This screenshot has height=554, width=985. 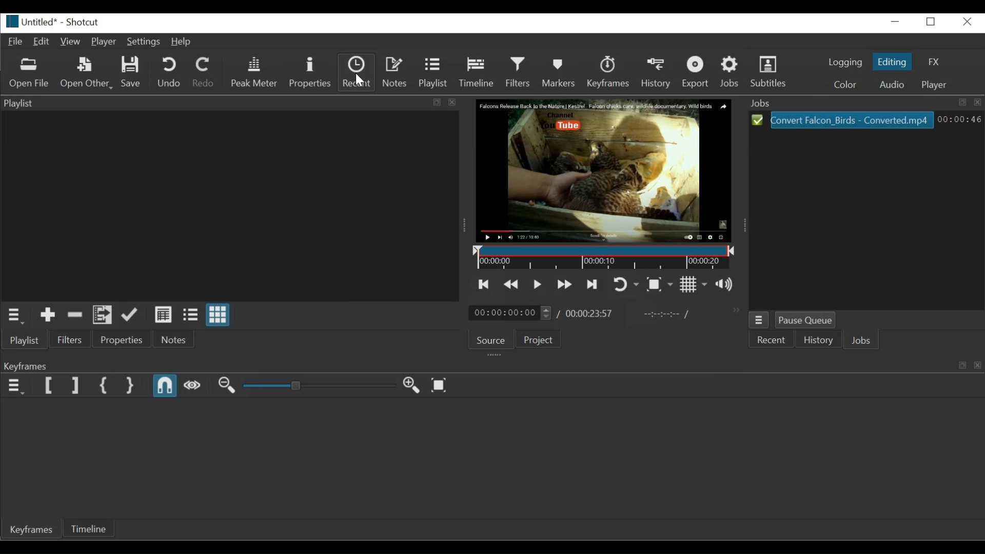 What do you see at coordinates (666, 314) in the screenshot?
I see `In Point` at bounding box center [666, 314].